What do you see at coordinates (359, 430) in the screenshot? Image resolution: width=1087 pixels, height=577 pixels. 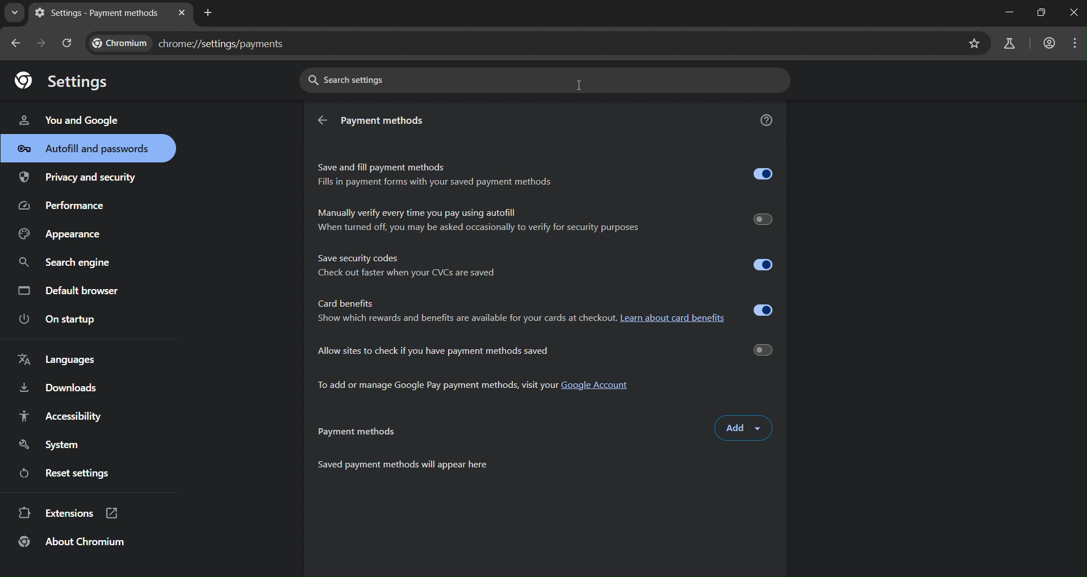 I see `paymentmethods` at bounding box center [359, 430].